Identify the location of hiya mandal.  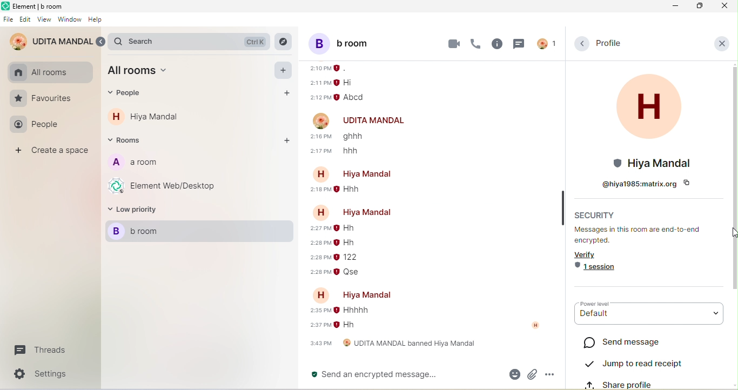
(156, 117).